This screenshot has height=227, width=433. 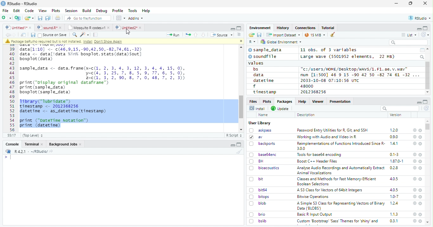 I want to click on Addins, so click(x=136, y=18).